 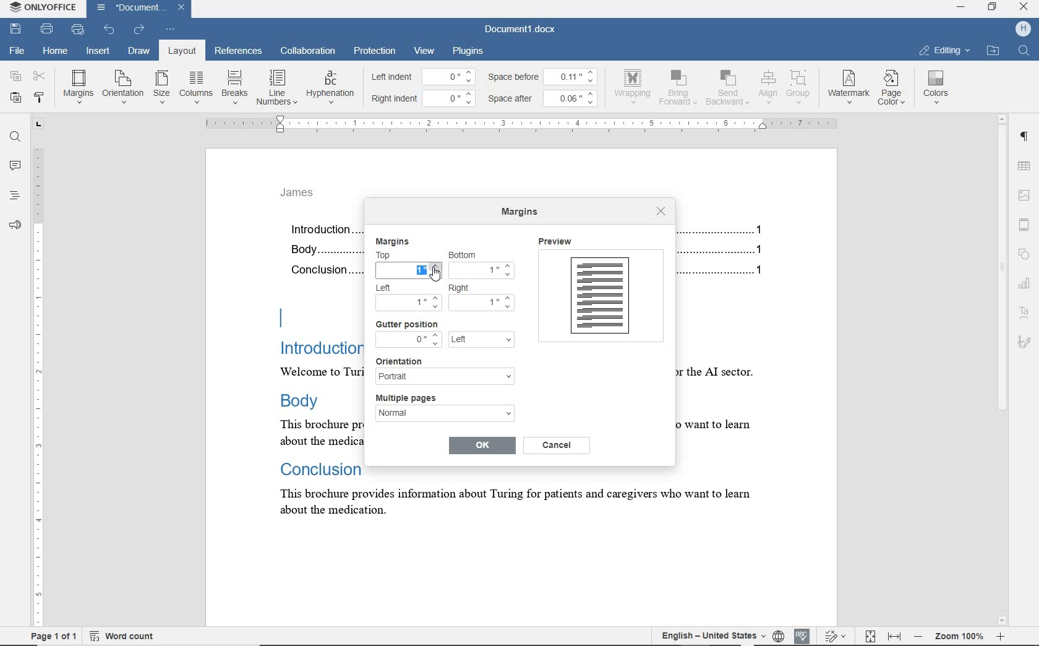 What do you see at coordinates (330, 88) in the screenshot?
I see `hyphenation` at bounding box center [330, 88].